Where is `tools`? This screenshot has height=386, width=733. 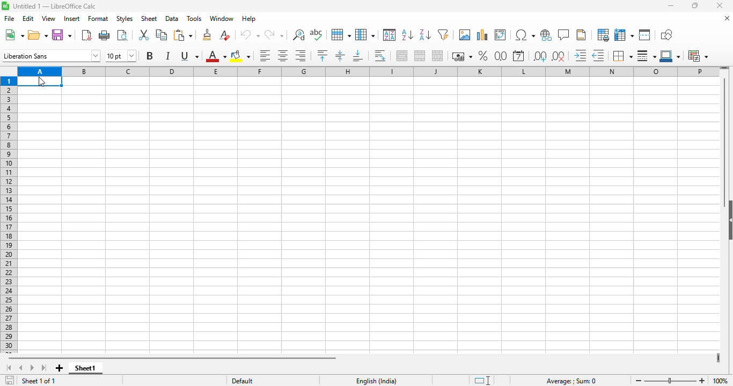
tools is located at coordinates (194, 19).